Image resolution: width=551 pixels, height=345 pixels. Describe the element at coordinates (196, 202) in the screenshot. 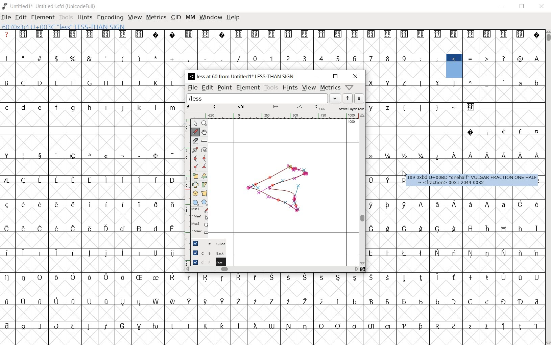

I see `rectangle or ellipse` at that location.